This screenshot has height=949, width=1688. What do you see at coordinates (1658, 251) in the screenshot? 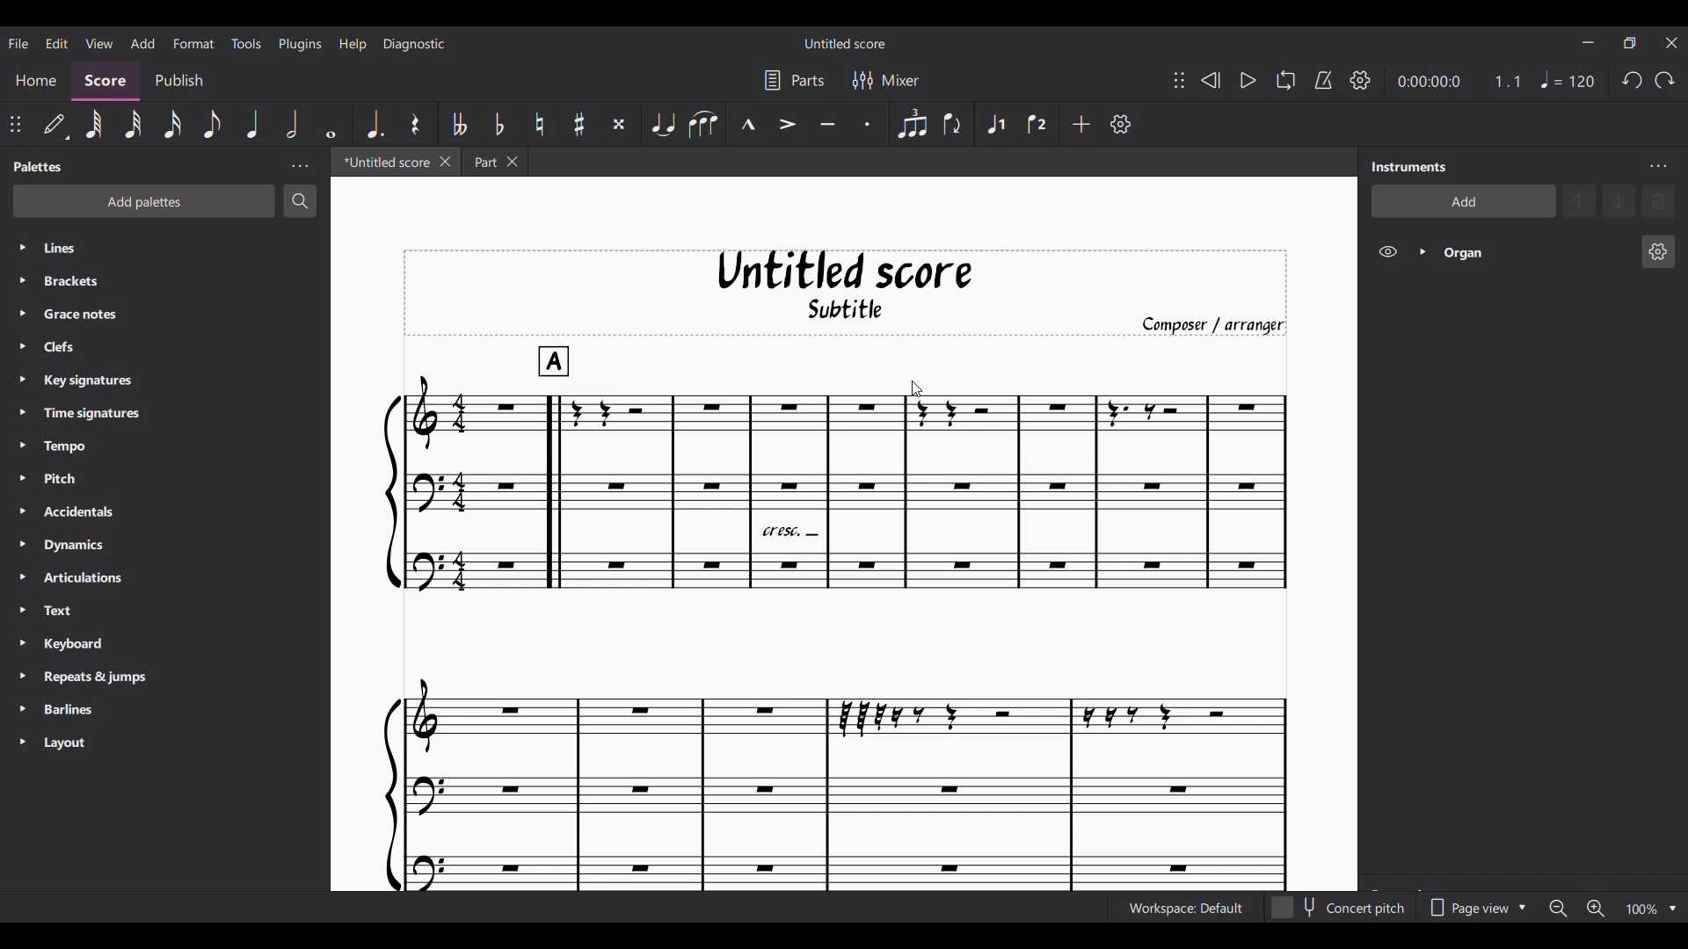
I see `Organ instrument settings` at bounding box center [1658, 251].